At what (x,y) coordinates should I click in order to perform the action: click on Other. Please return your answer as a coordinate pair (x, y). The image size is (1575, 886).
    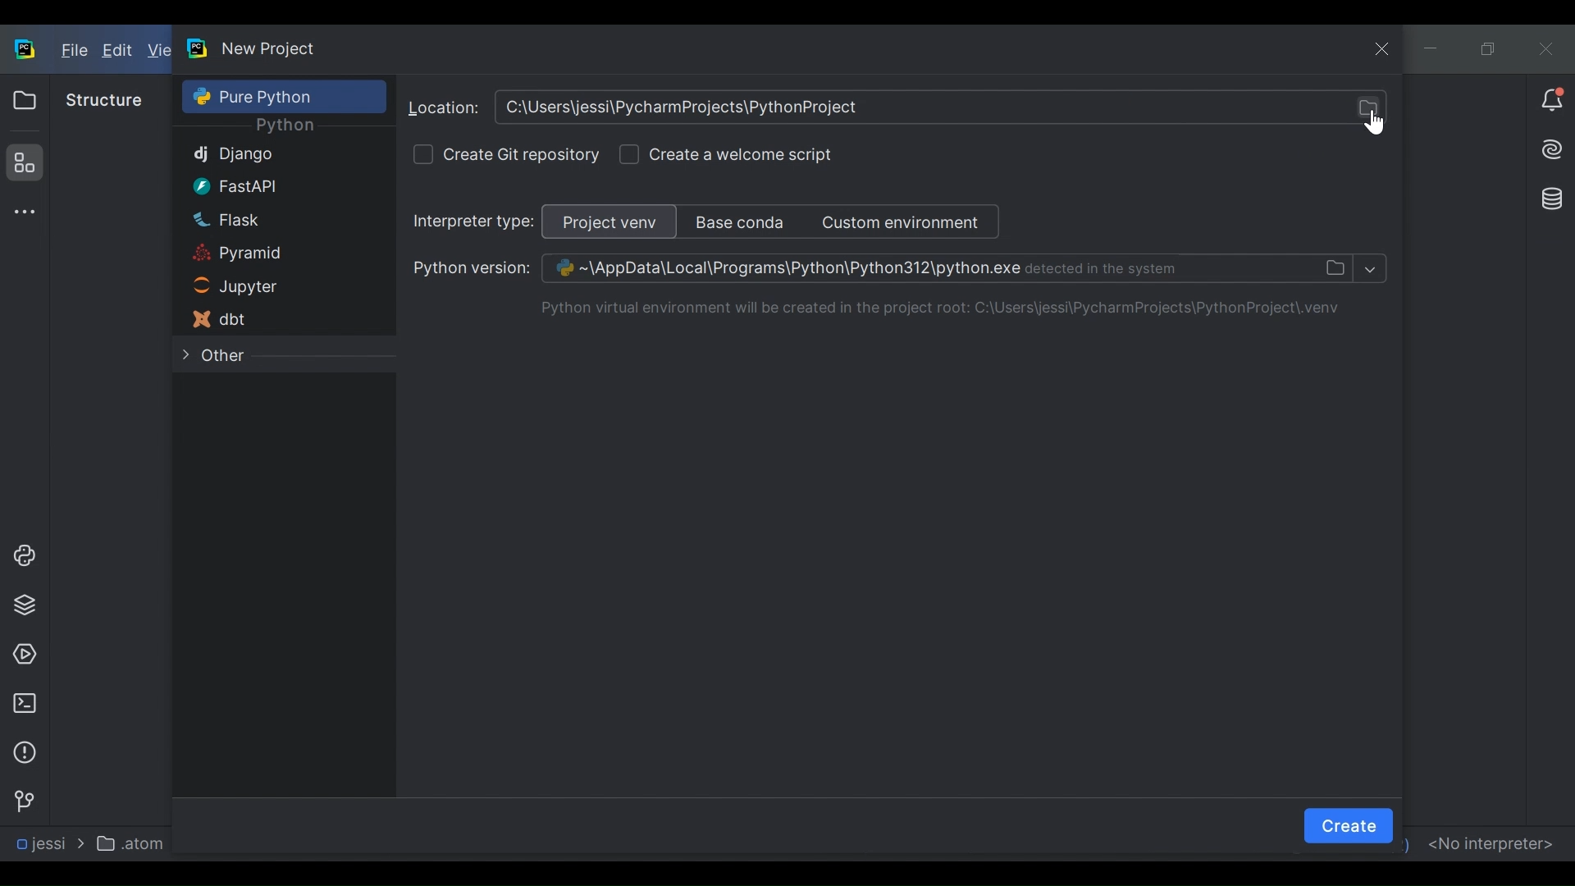
    Looking at the image, I should click on (276, 359).